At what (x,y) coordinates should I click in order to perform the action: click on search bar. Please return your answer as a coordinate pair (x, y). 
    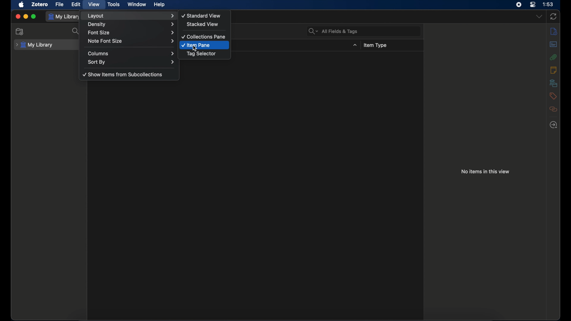
    Looking at the image, I should click on (333, 31).